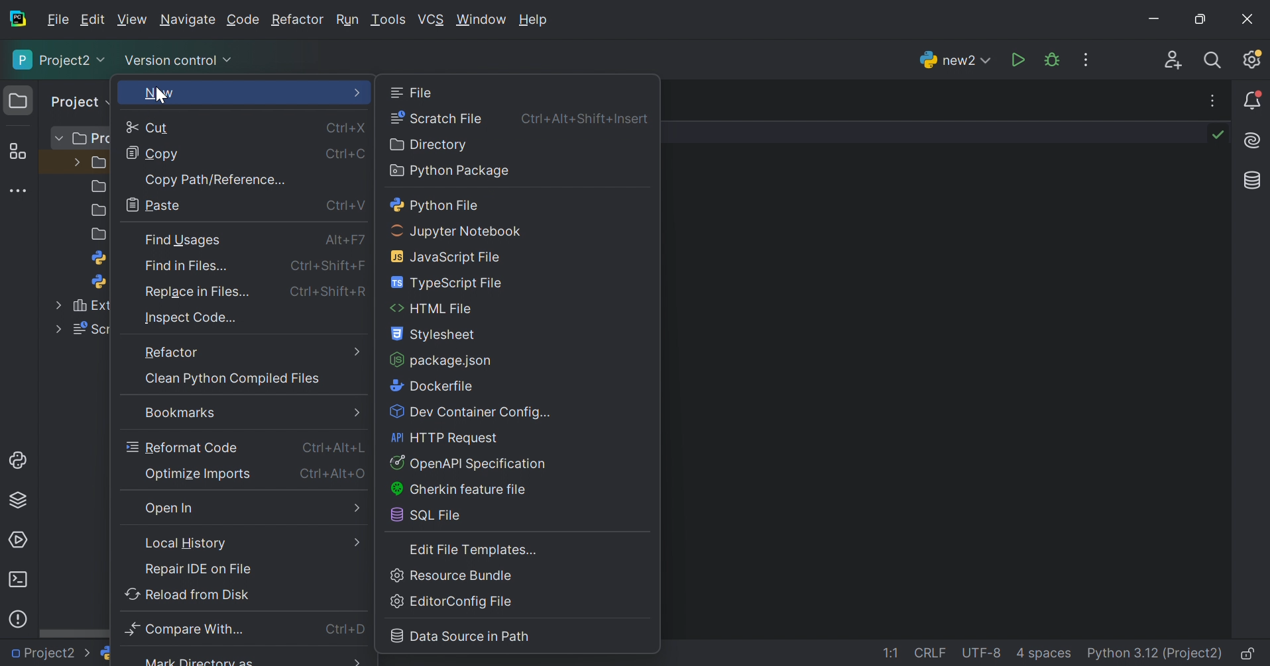 The width and height of the screenshot is (1270, 666). Describe the element at coordinates (335, 473) in the screenshot. I see `Ctrl+Alt+O` at that location.